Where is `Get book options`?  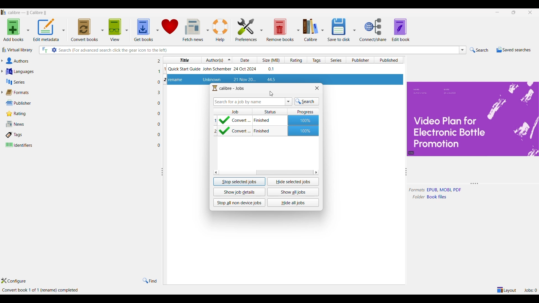 Get book options is located at coordinates (157, 30).